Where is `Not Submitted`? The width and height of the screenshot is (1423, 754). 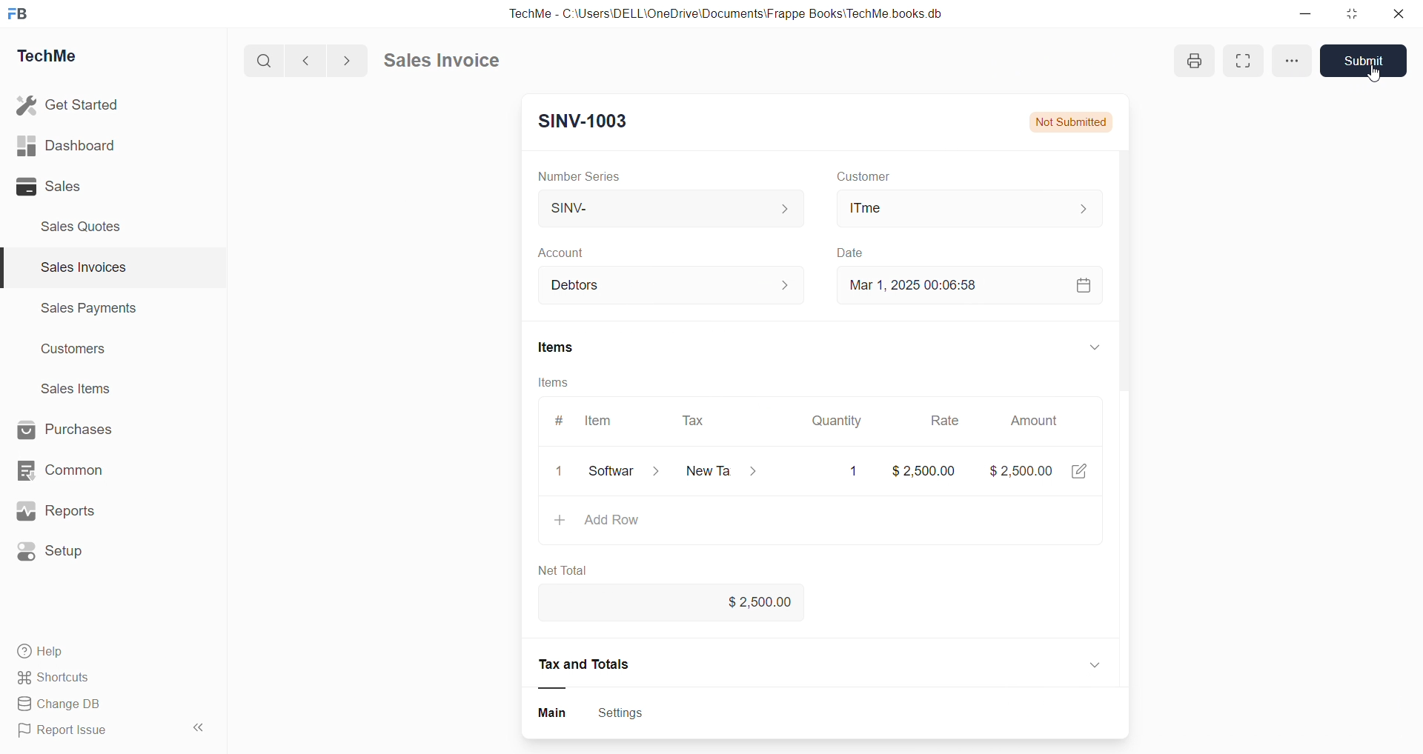 Not Submitted is located at coordinates (1081, 122).